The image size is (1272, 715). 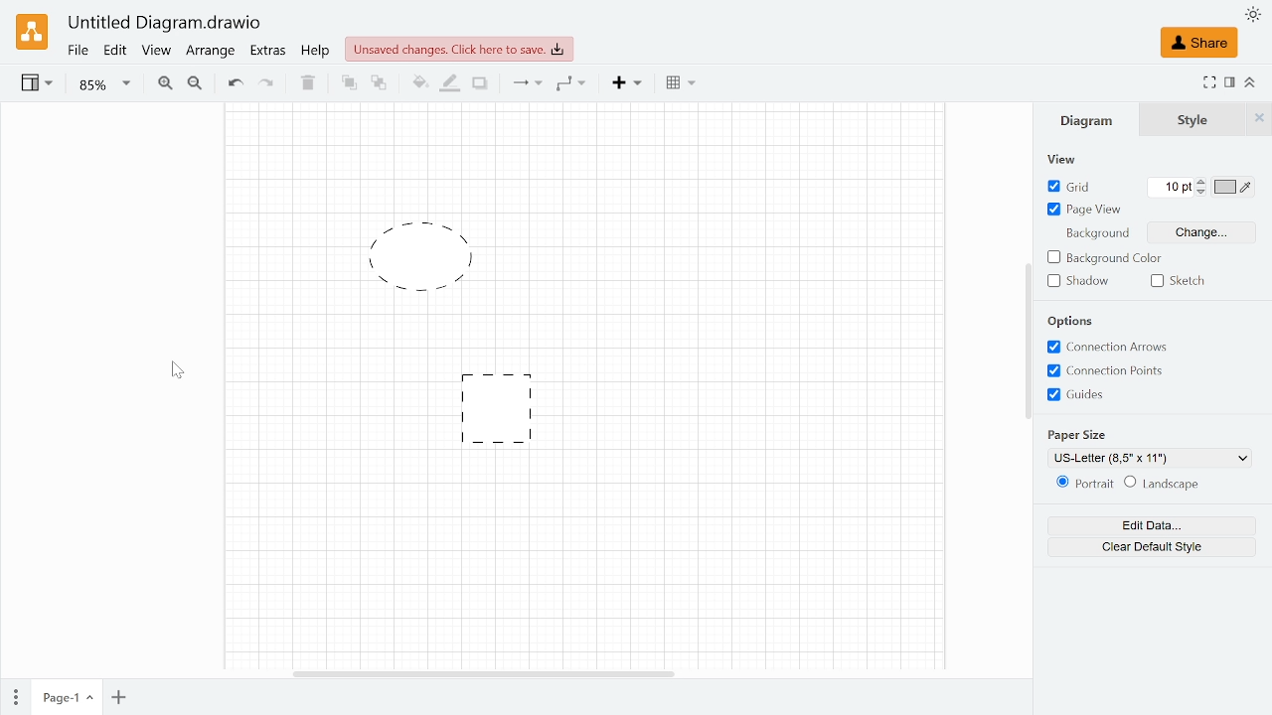 What do you see at coordinates (526, 84) in the screenshot?
I see `Connection` at bounding box center [526, 84].